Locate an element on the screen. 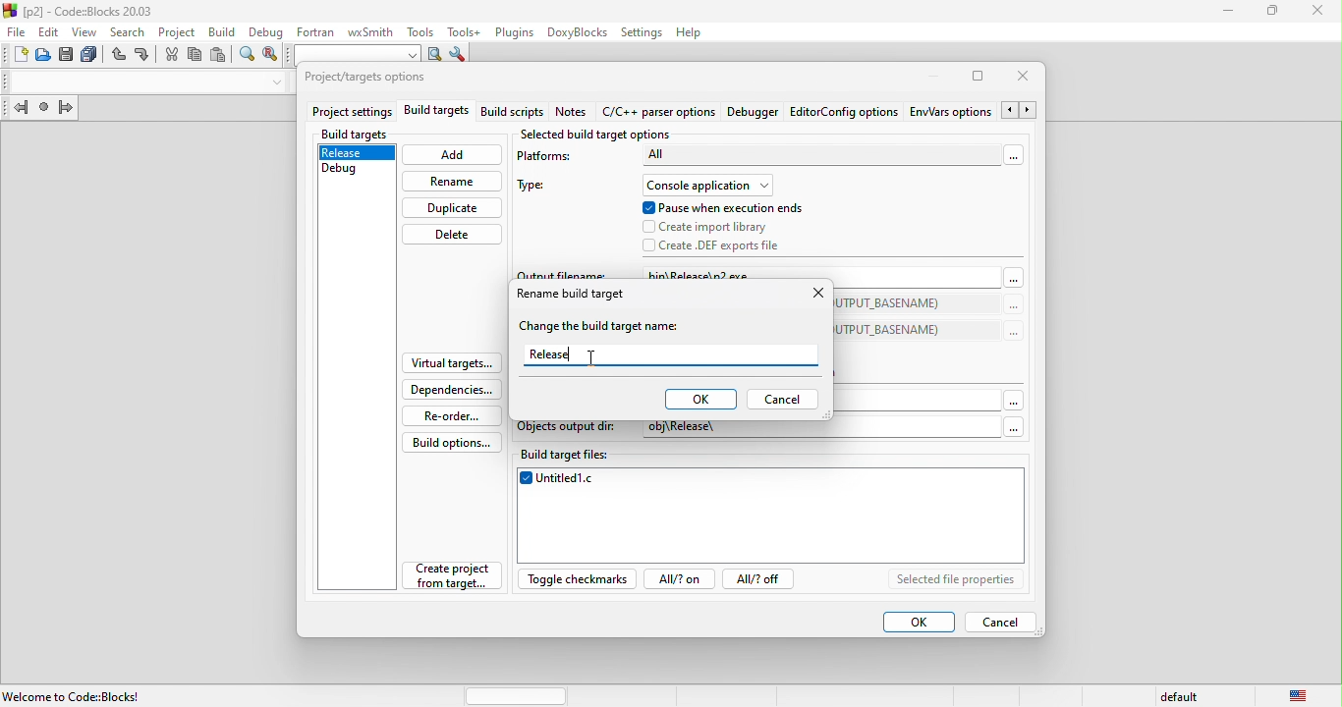 This screenshot has width=1342, height=707. tools is located at coordinates (418, 30).